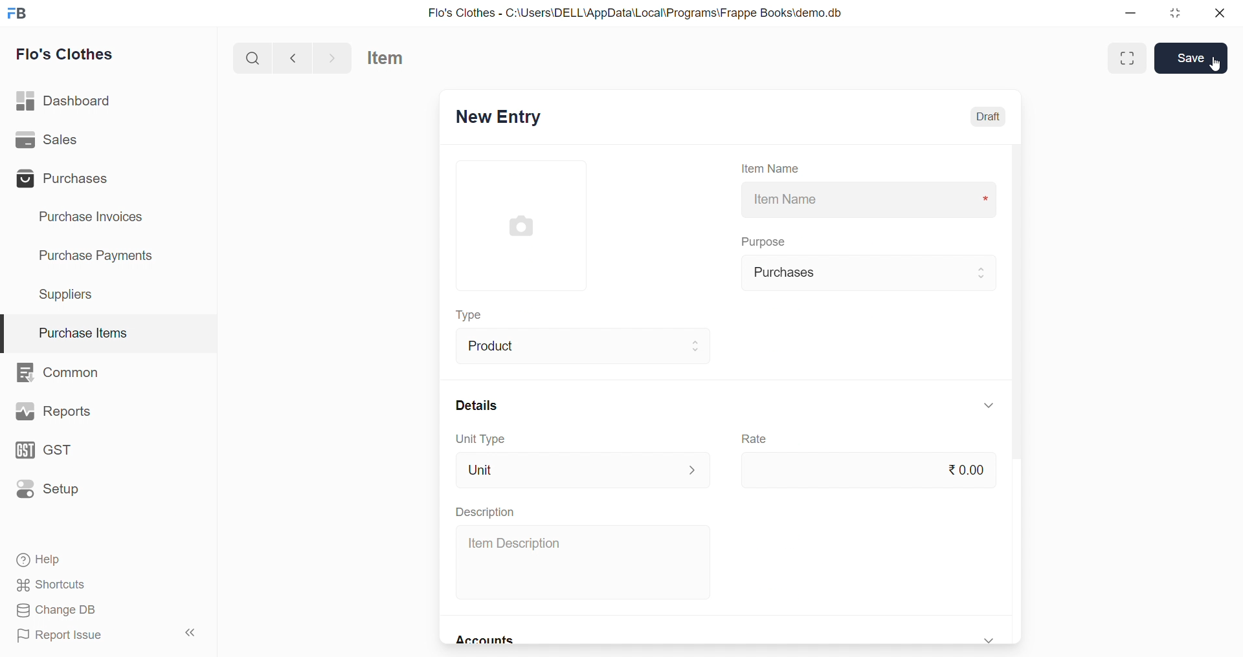  What do you see at coordinates (395, 58) in the screenshot?
I see `Item` at bounding box center [395, 58].